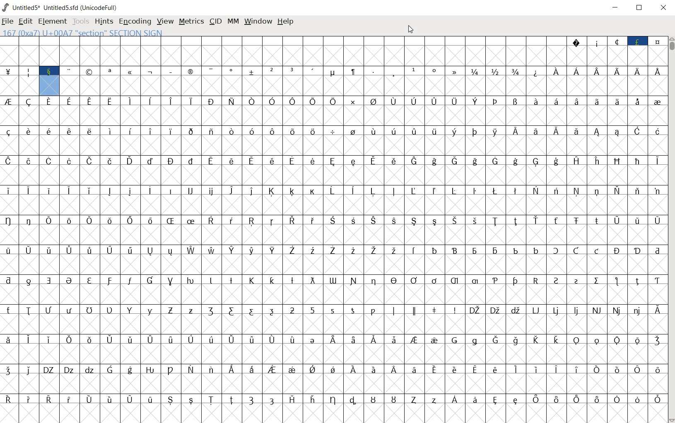  I want to click on Latin extended characters, so click(242, 379).